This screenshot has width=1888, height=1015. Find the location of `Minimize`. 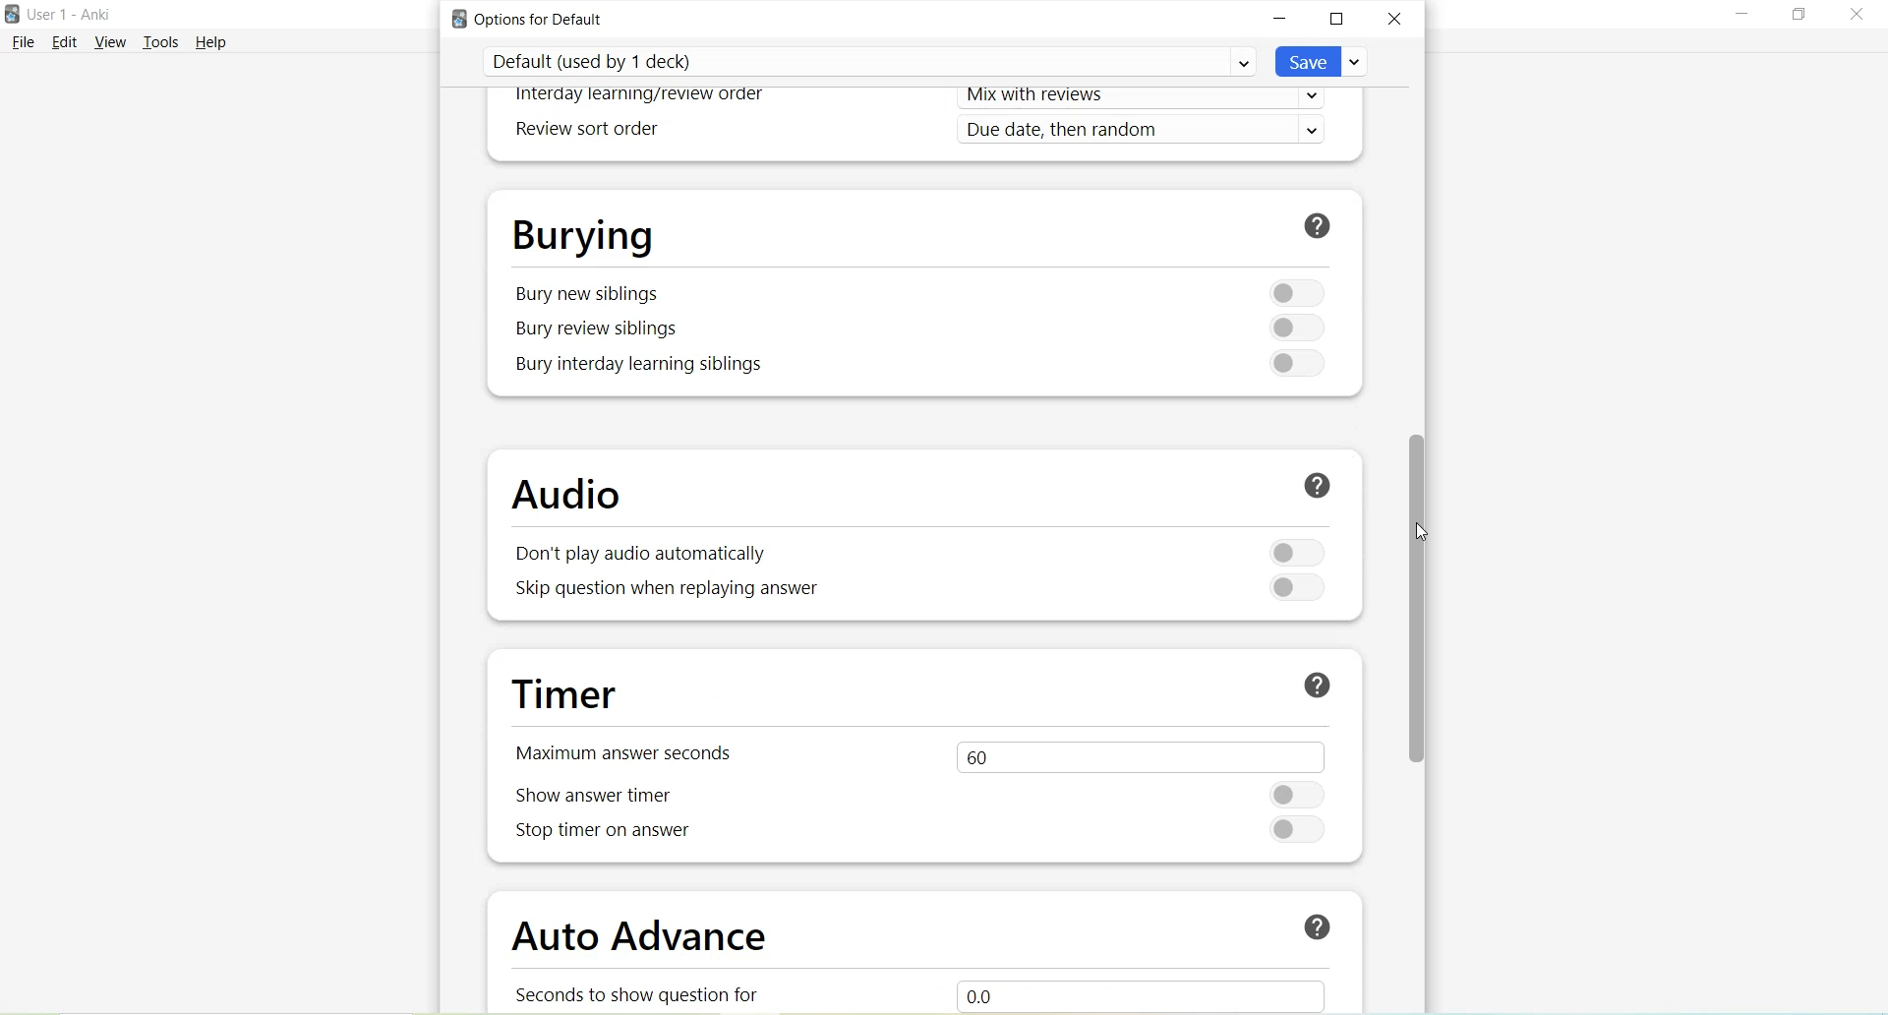

Minimize is located at coordinates (1742, 16).